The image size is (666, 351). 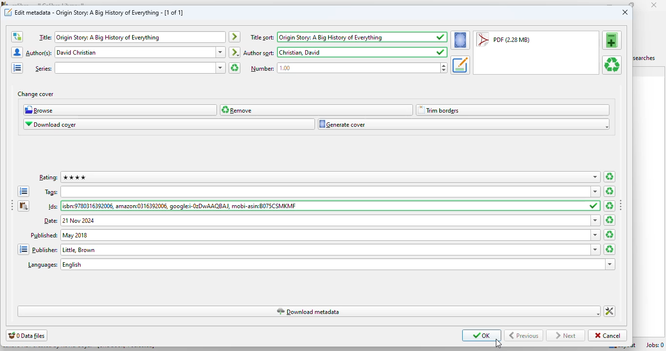 I want to click on text, so click(x=51, y=193).